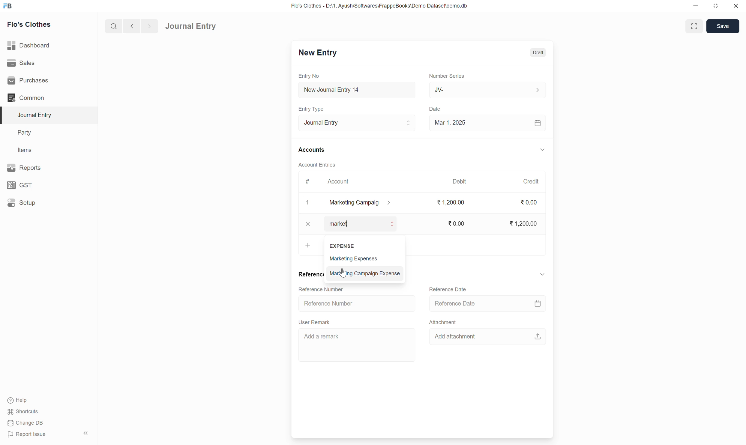 Image resolution: width=746 pixels, height=445 pixels. Describe the element at coordinates (522, 223) in the screenshot. I see `1,200.00` at that location.